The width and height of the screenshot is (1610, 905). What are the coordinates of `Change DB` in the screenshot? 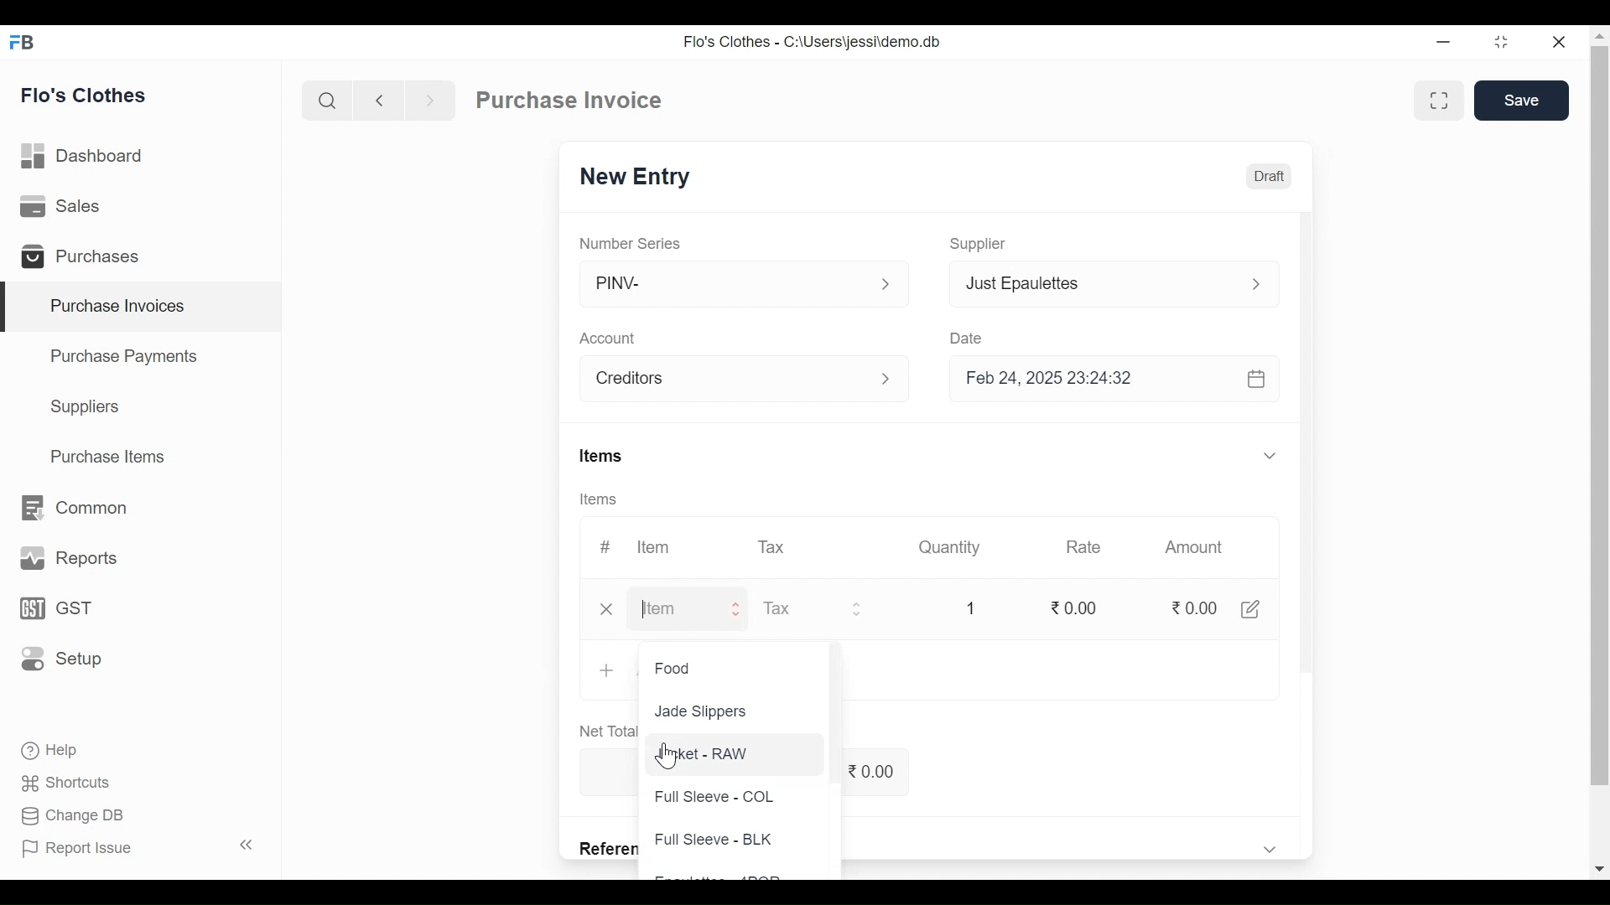 It's located at (74, 815).